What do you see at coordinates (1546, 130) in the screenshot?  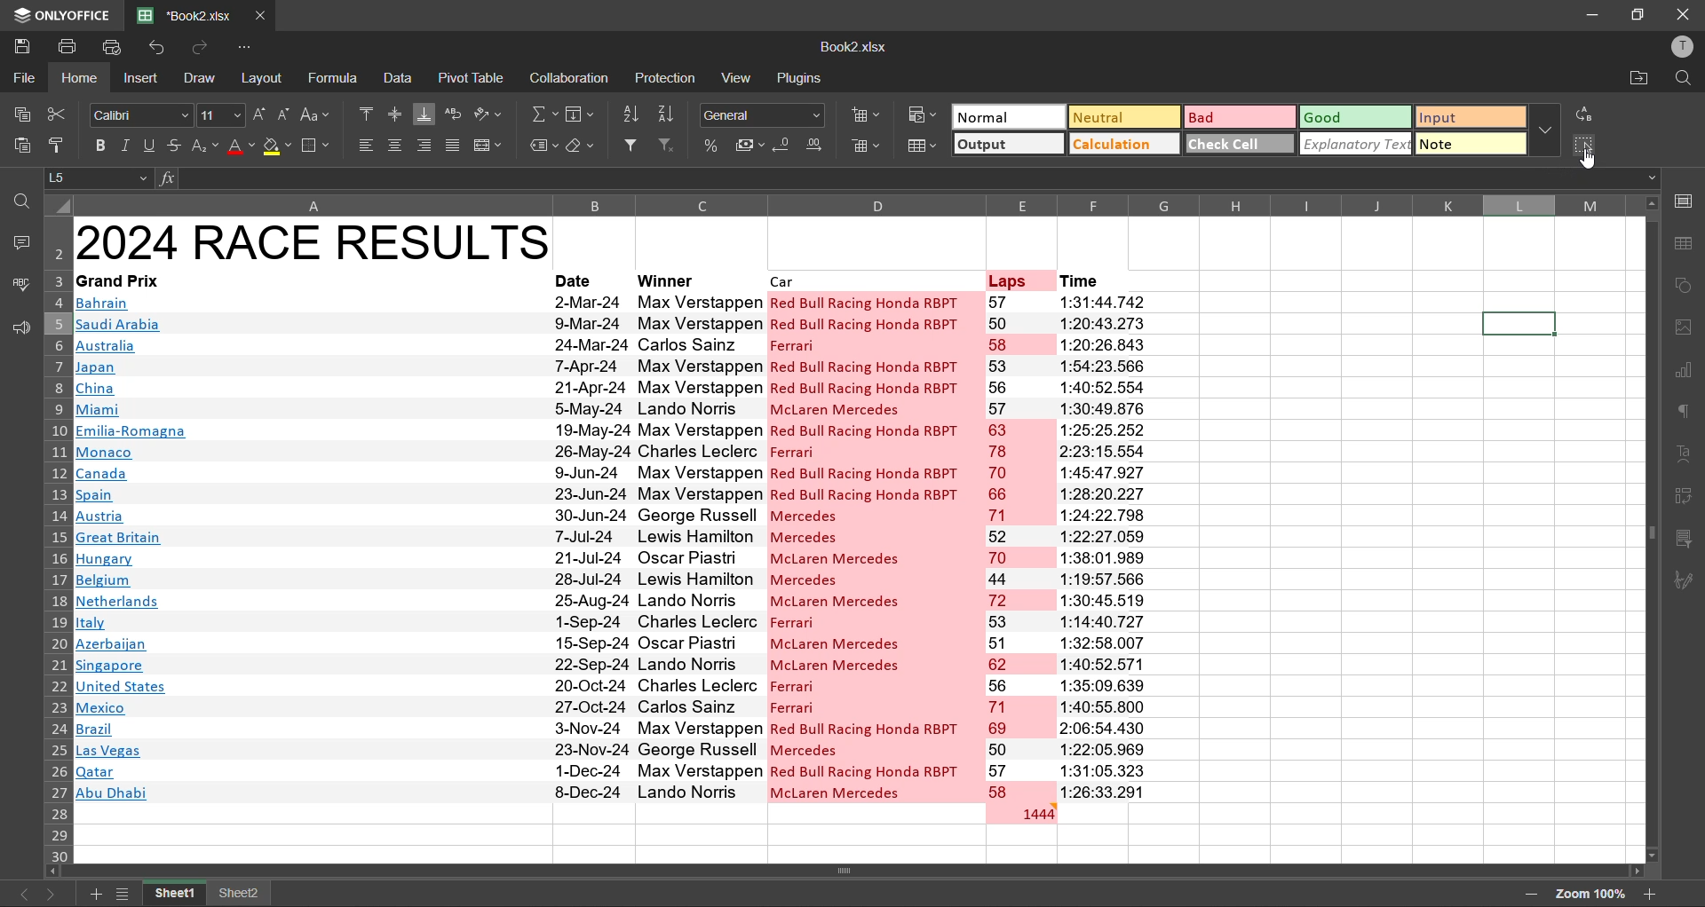 I see `more options` at bounding box center [1546, 130].